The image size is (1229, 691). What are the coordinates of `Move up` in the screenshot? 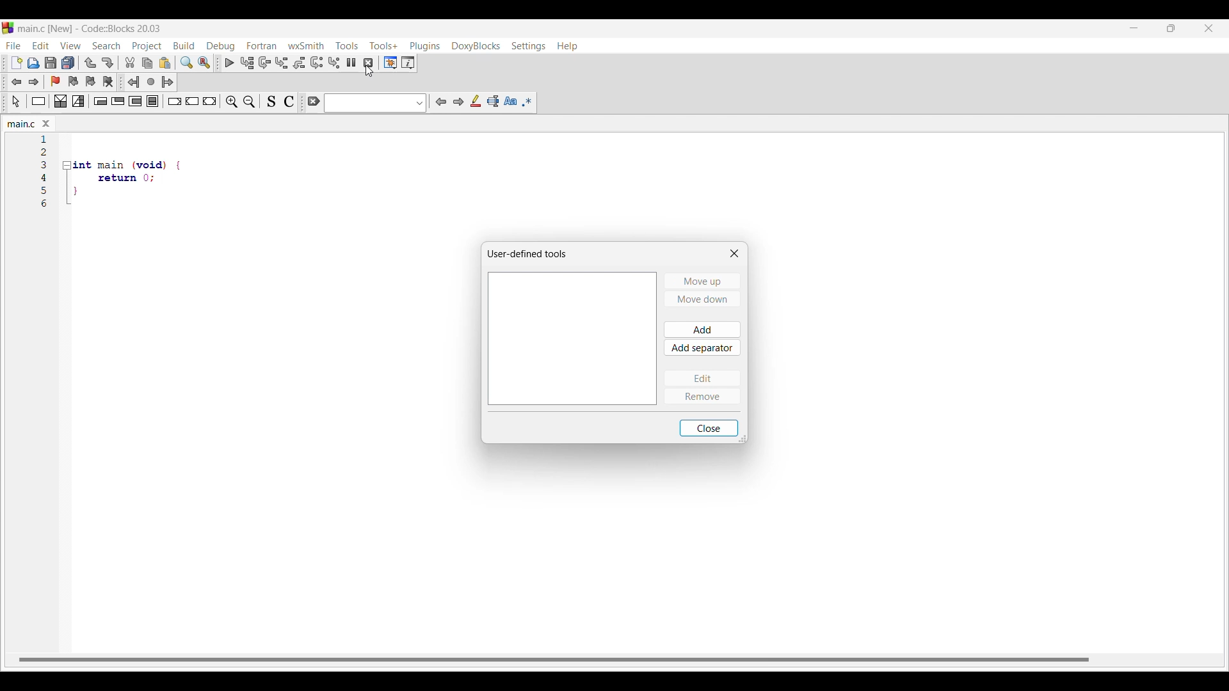 It's located at (702, 281).